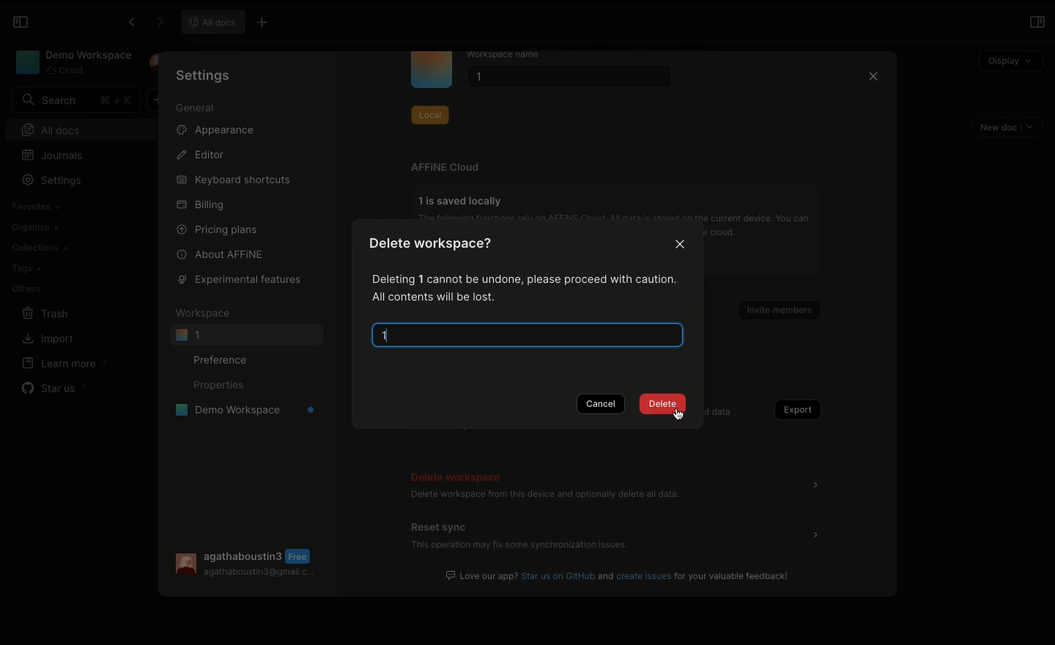  What do you see at coordinates (1010, 59) in the screenshot?
I see `Display` at bounding box center [1010, 59].